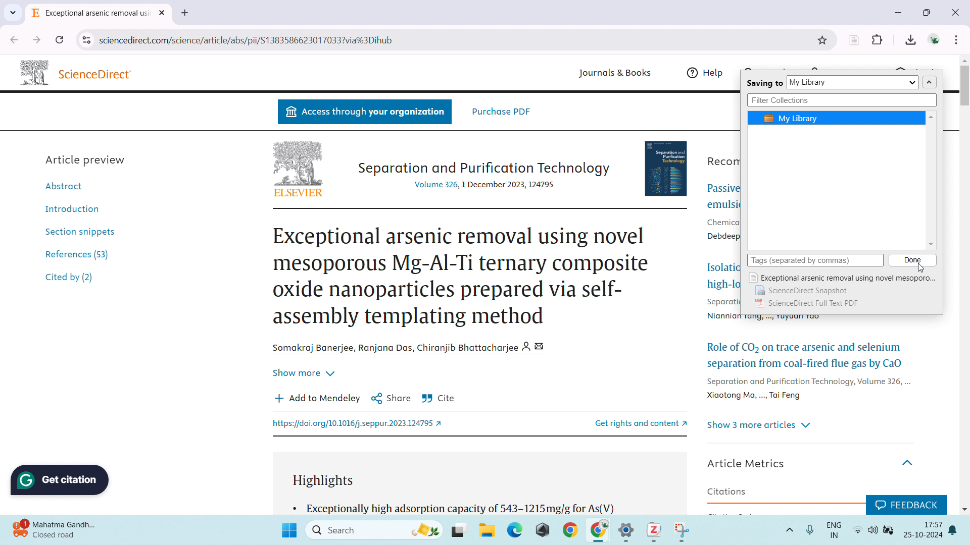  I want to click on minimize, so click(897, 12).